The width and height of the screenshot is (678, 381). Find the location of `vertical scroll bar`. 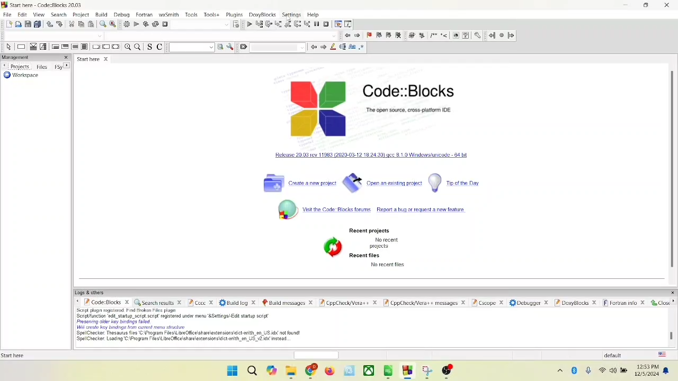

vertical scroll bar is located at coordinates (670, 168).